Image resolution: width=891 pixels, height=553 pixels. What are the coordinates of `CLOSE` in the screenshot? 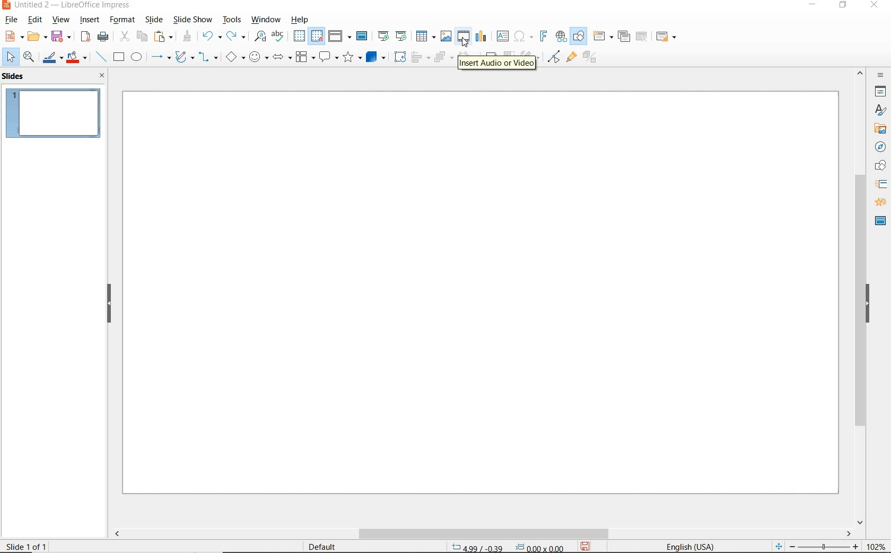 It's located at (102, 76).